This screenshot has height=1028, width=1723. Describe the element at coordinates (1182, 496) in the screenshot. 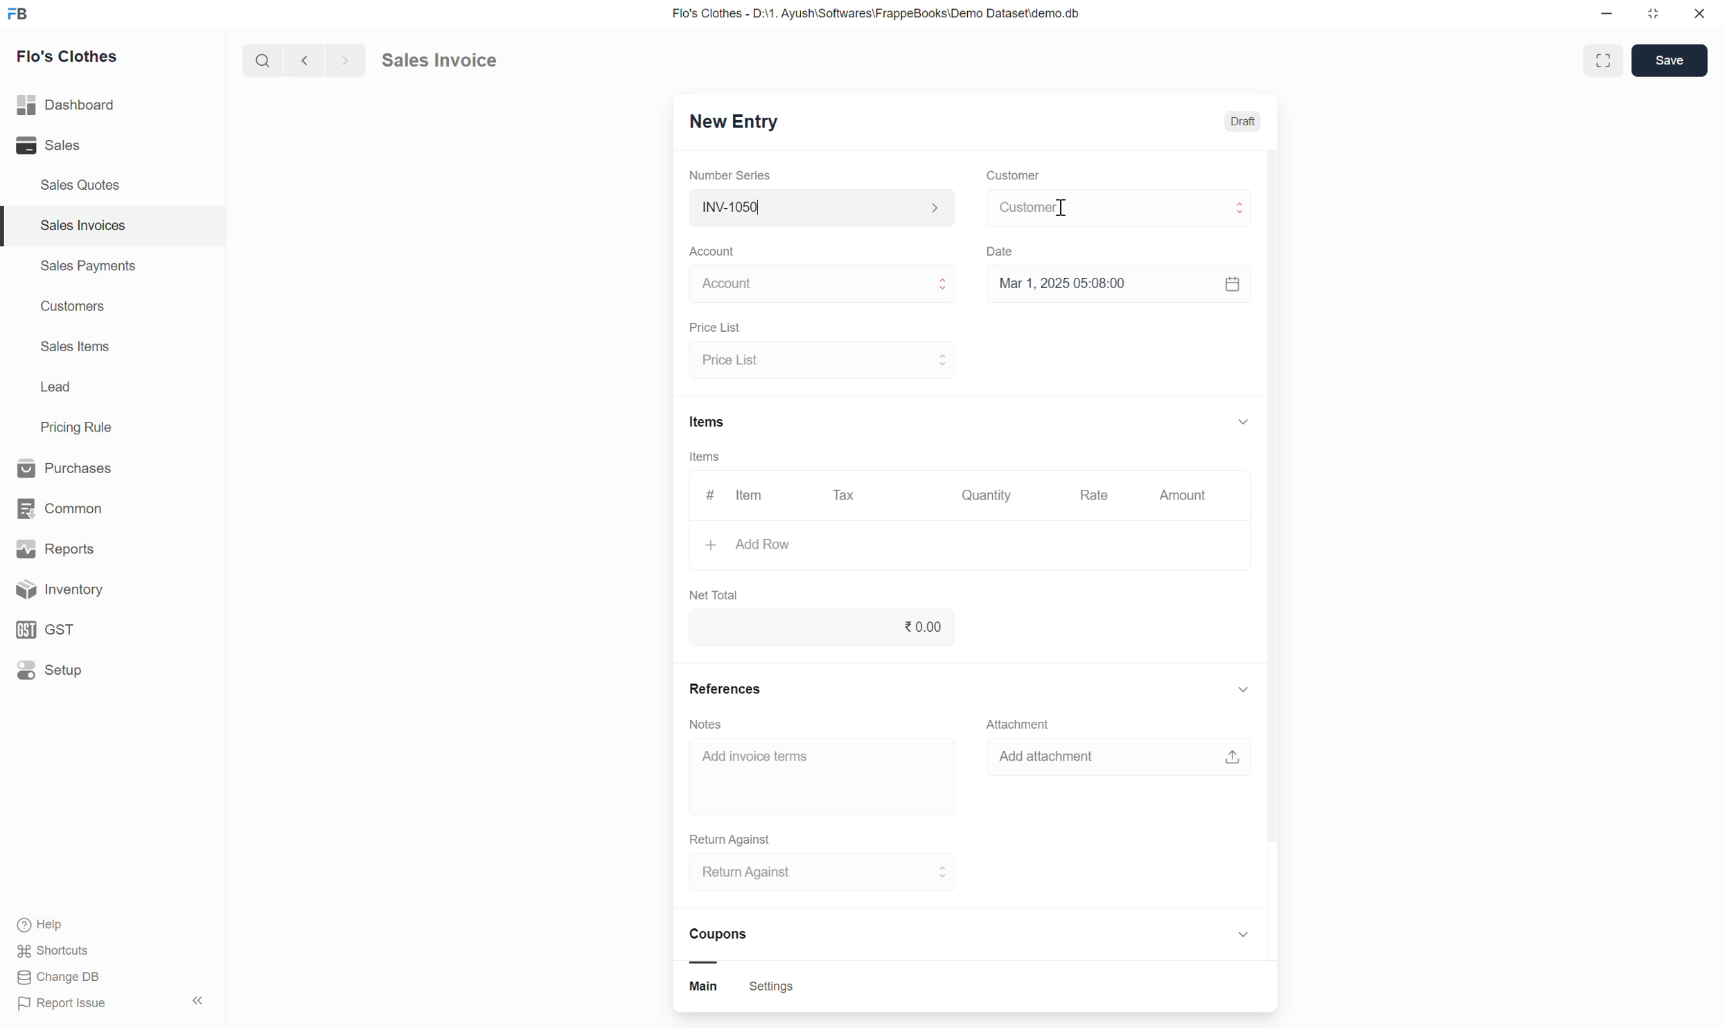

I see `Amount` at that location.